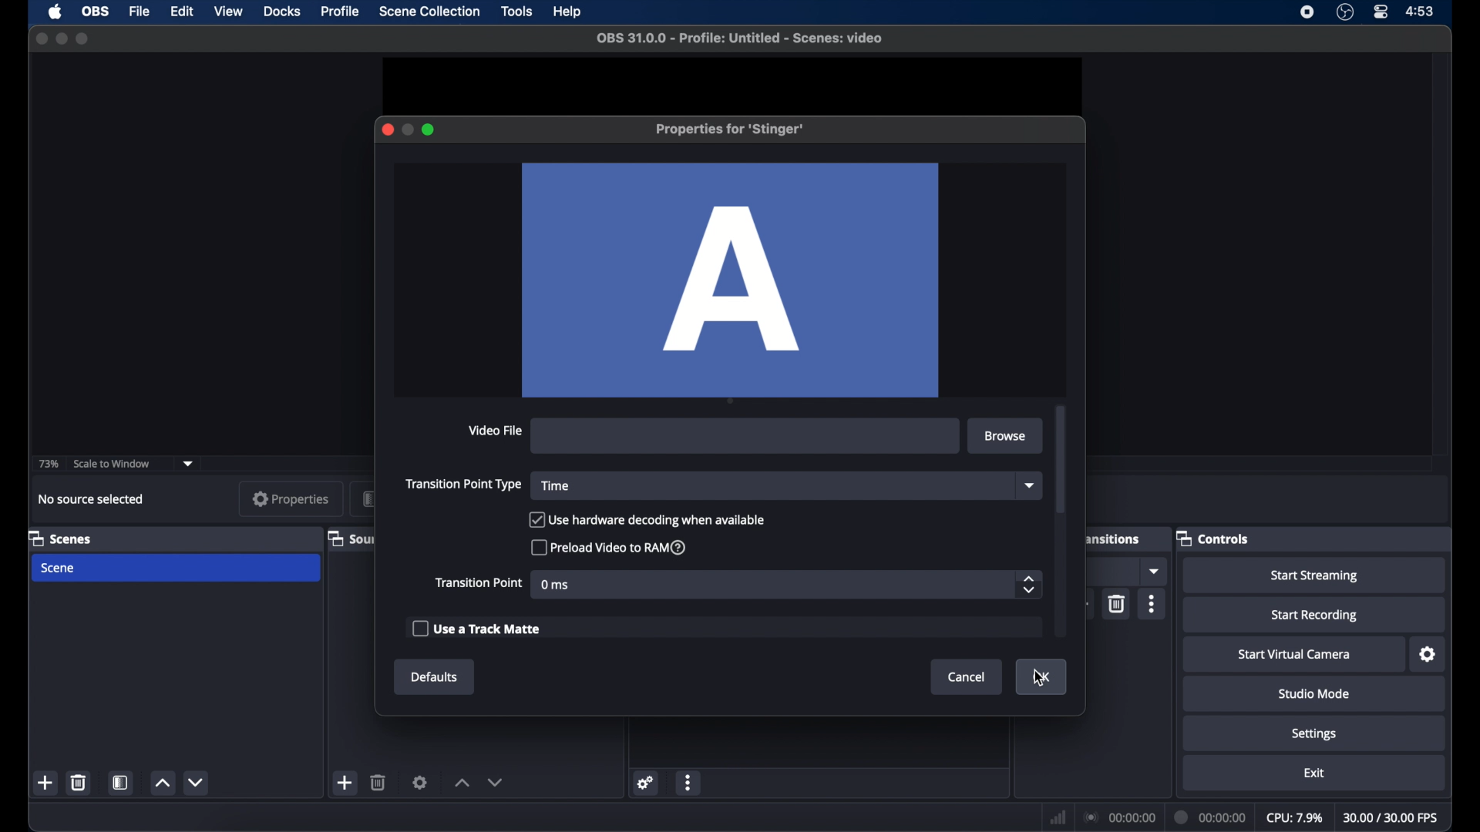 Image resolution: width=1480 pixels, height=832 pixels. I want to click on maximize, so click(83, 38).